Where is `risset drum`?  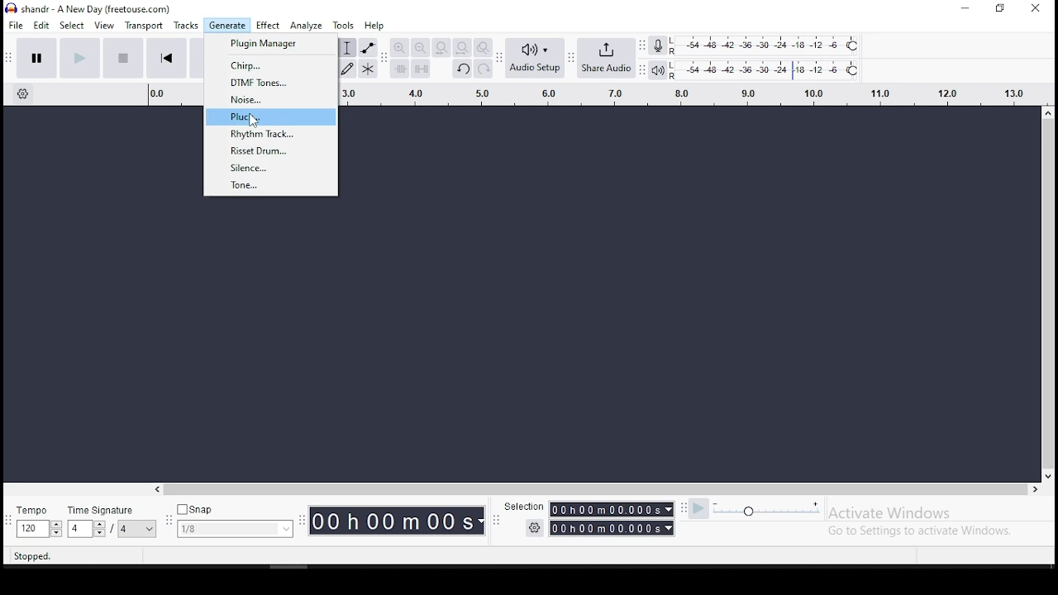
risset drum is located at coordinates (274, 151).